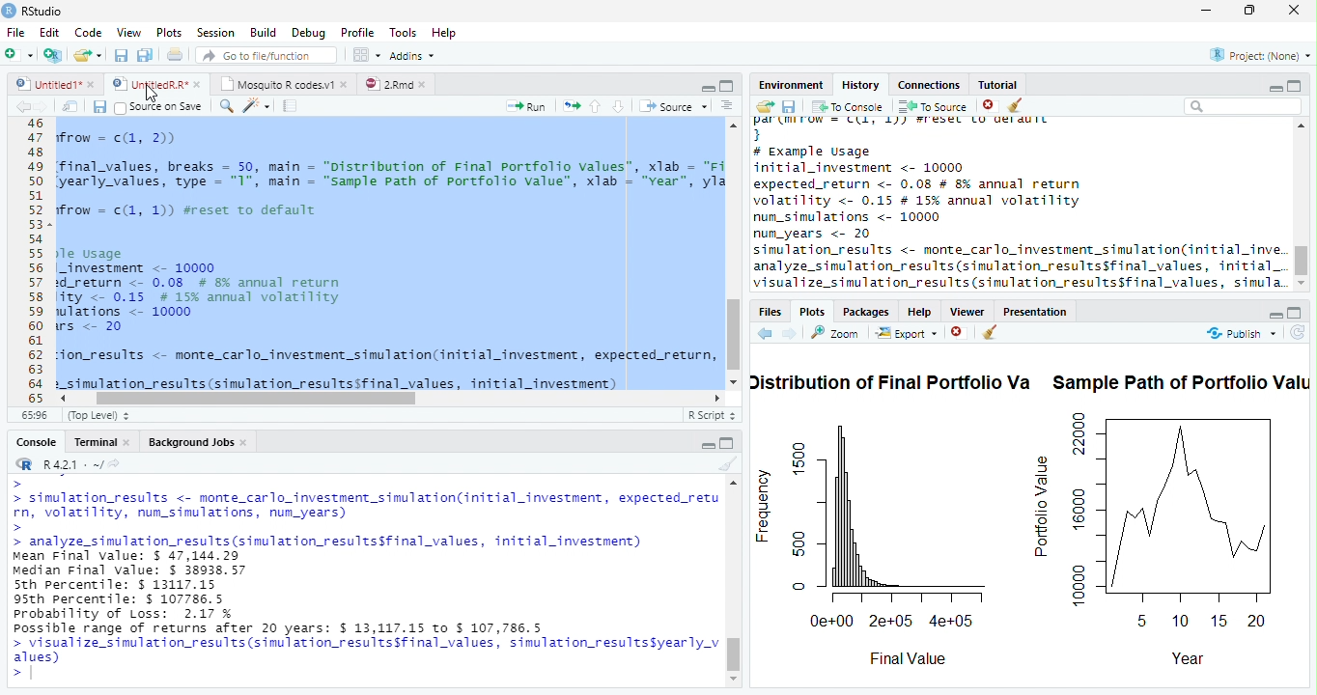 This screenshot has height=695, width=1317. I want to click on File, so click(14, 32).